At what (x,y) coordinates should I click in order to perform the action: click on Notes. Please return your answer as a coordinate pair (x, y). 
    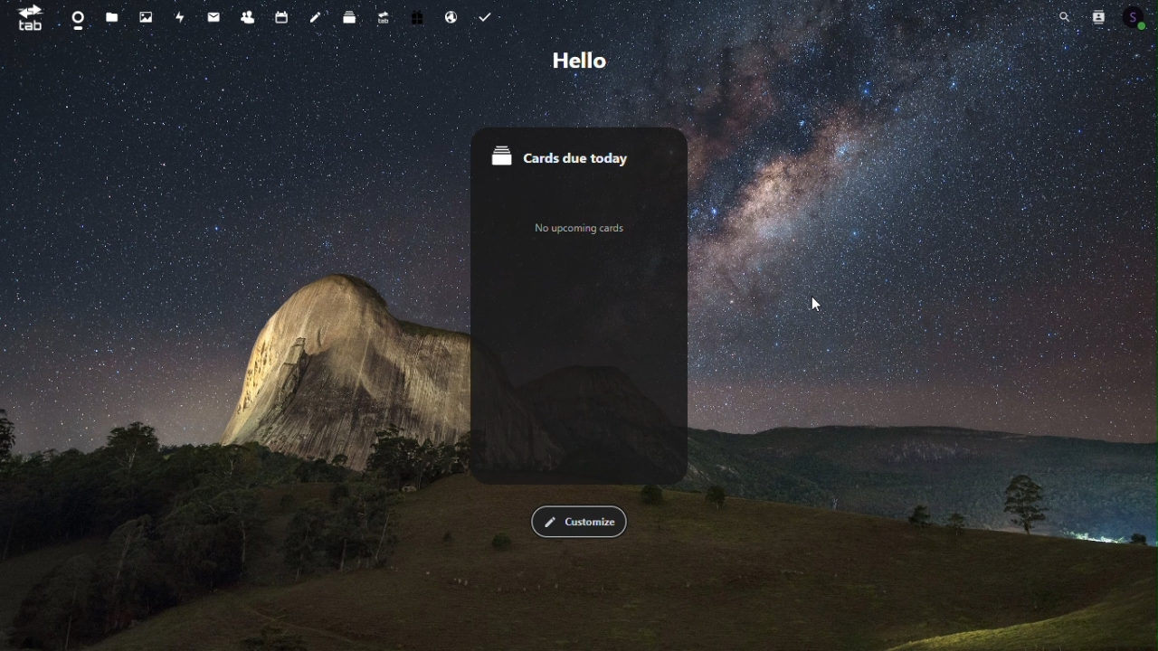
    Looking at the image, I should click on (318, 16).